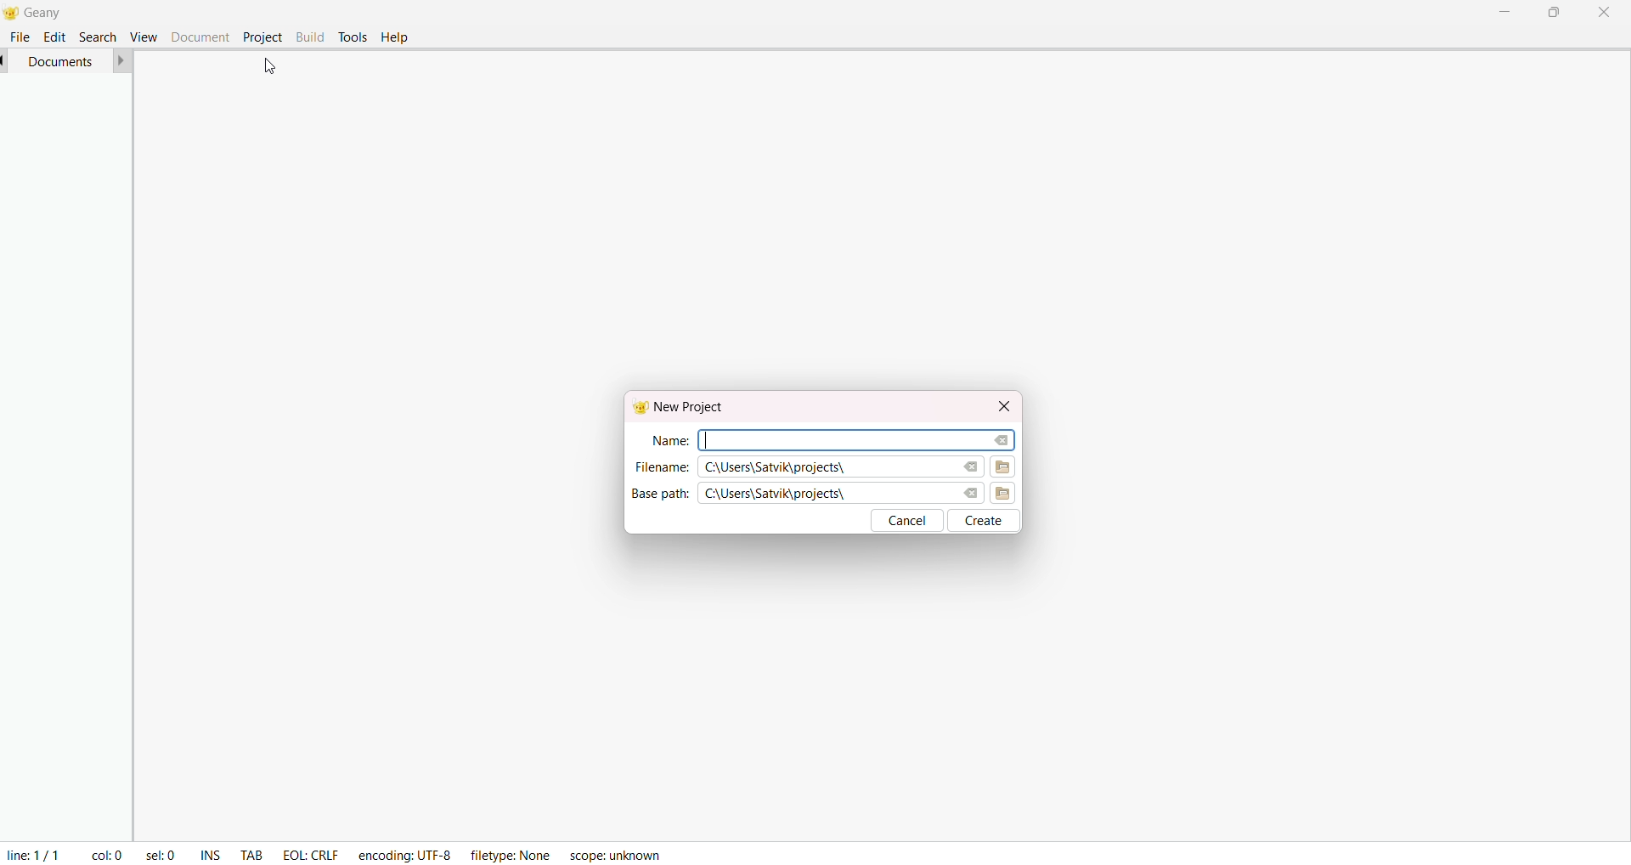  Describe the element at coordinates (693, 406) in the screenshot. I see `New Project` at that location.